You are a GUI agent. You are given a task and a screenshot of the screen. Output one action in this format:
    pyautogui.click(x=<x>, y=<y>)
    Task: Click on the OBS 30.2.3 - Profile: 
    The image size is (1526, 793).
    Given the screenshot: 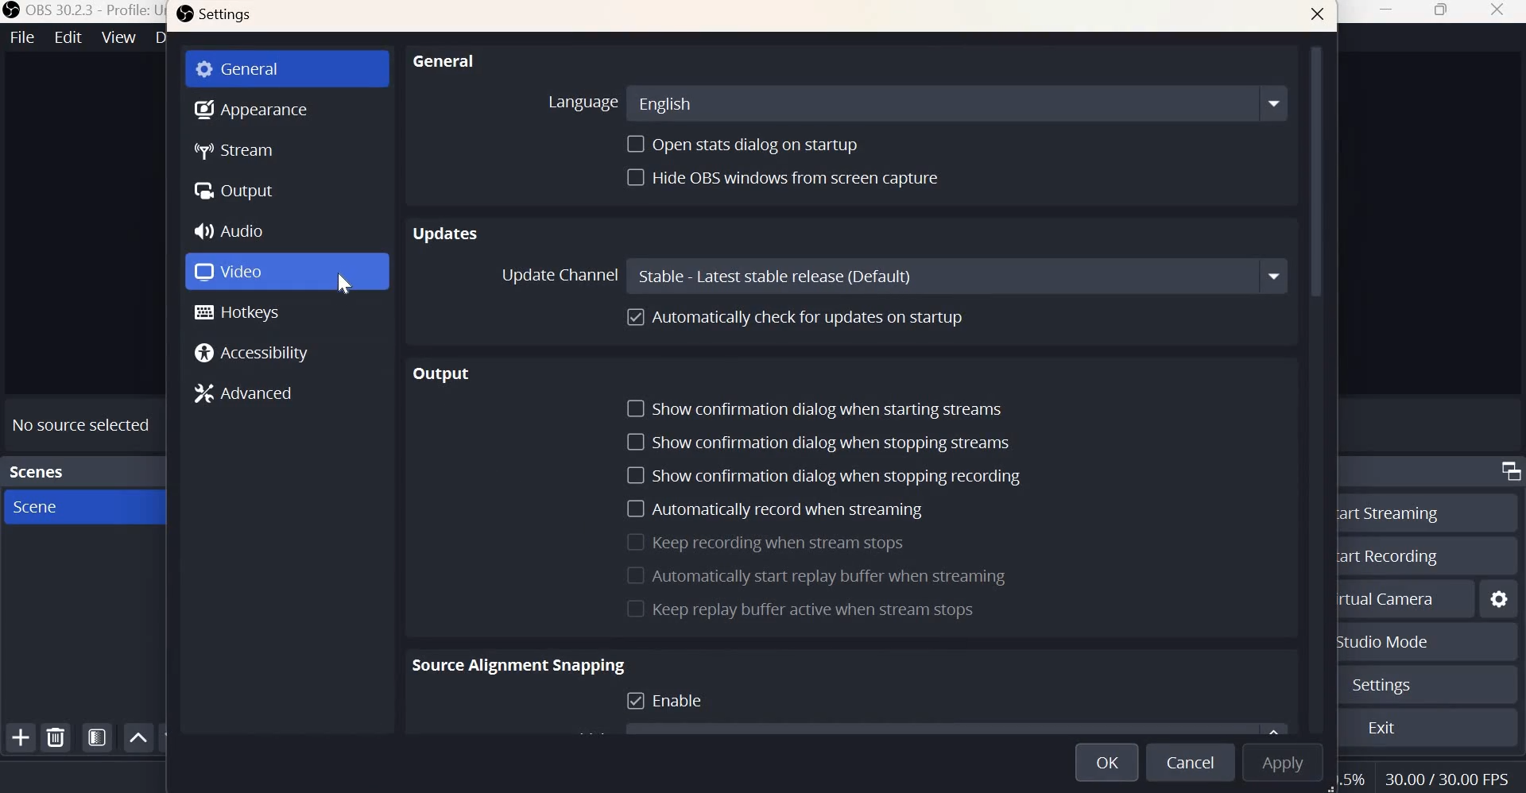 What is the action you would take?
    pyautogui.click(x=77, y=10)
    